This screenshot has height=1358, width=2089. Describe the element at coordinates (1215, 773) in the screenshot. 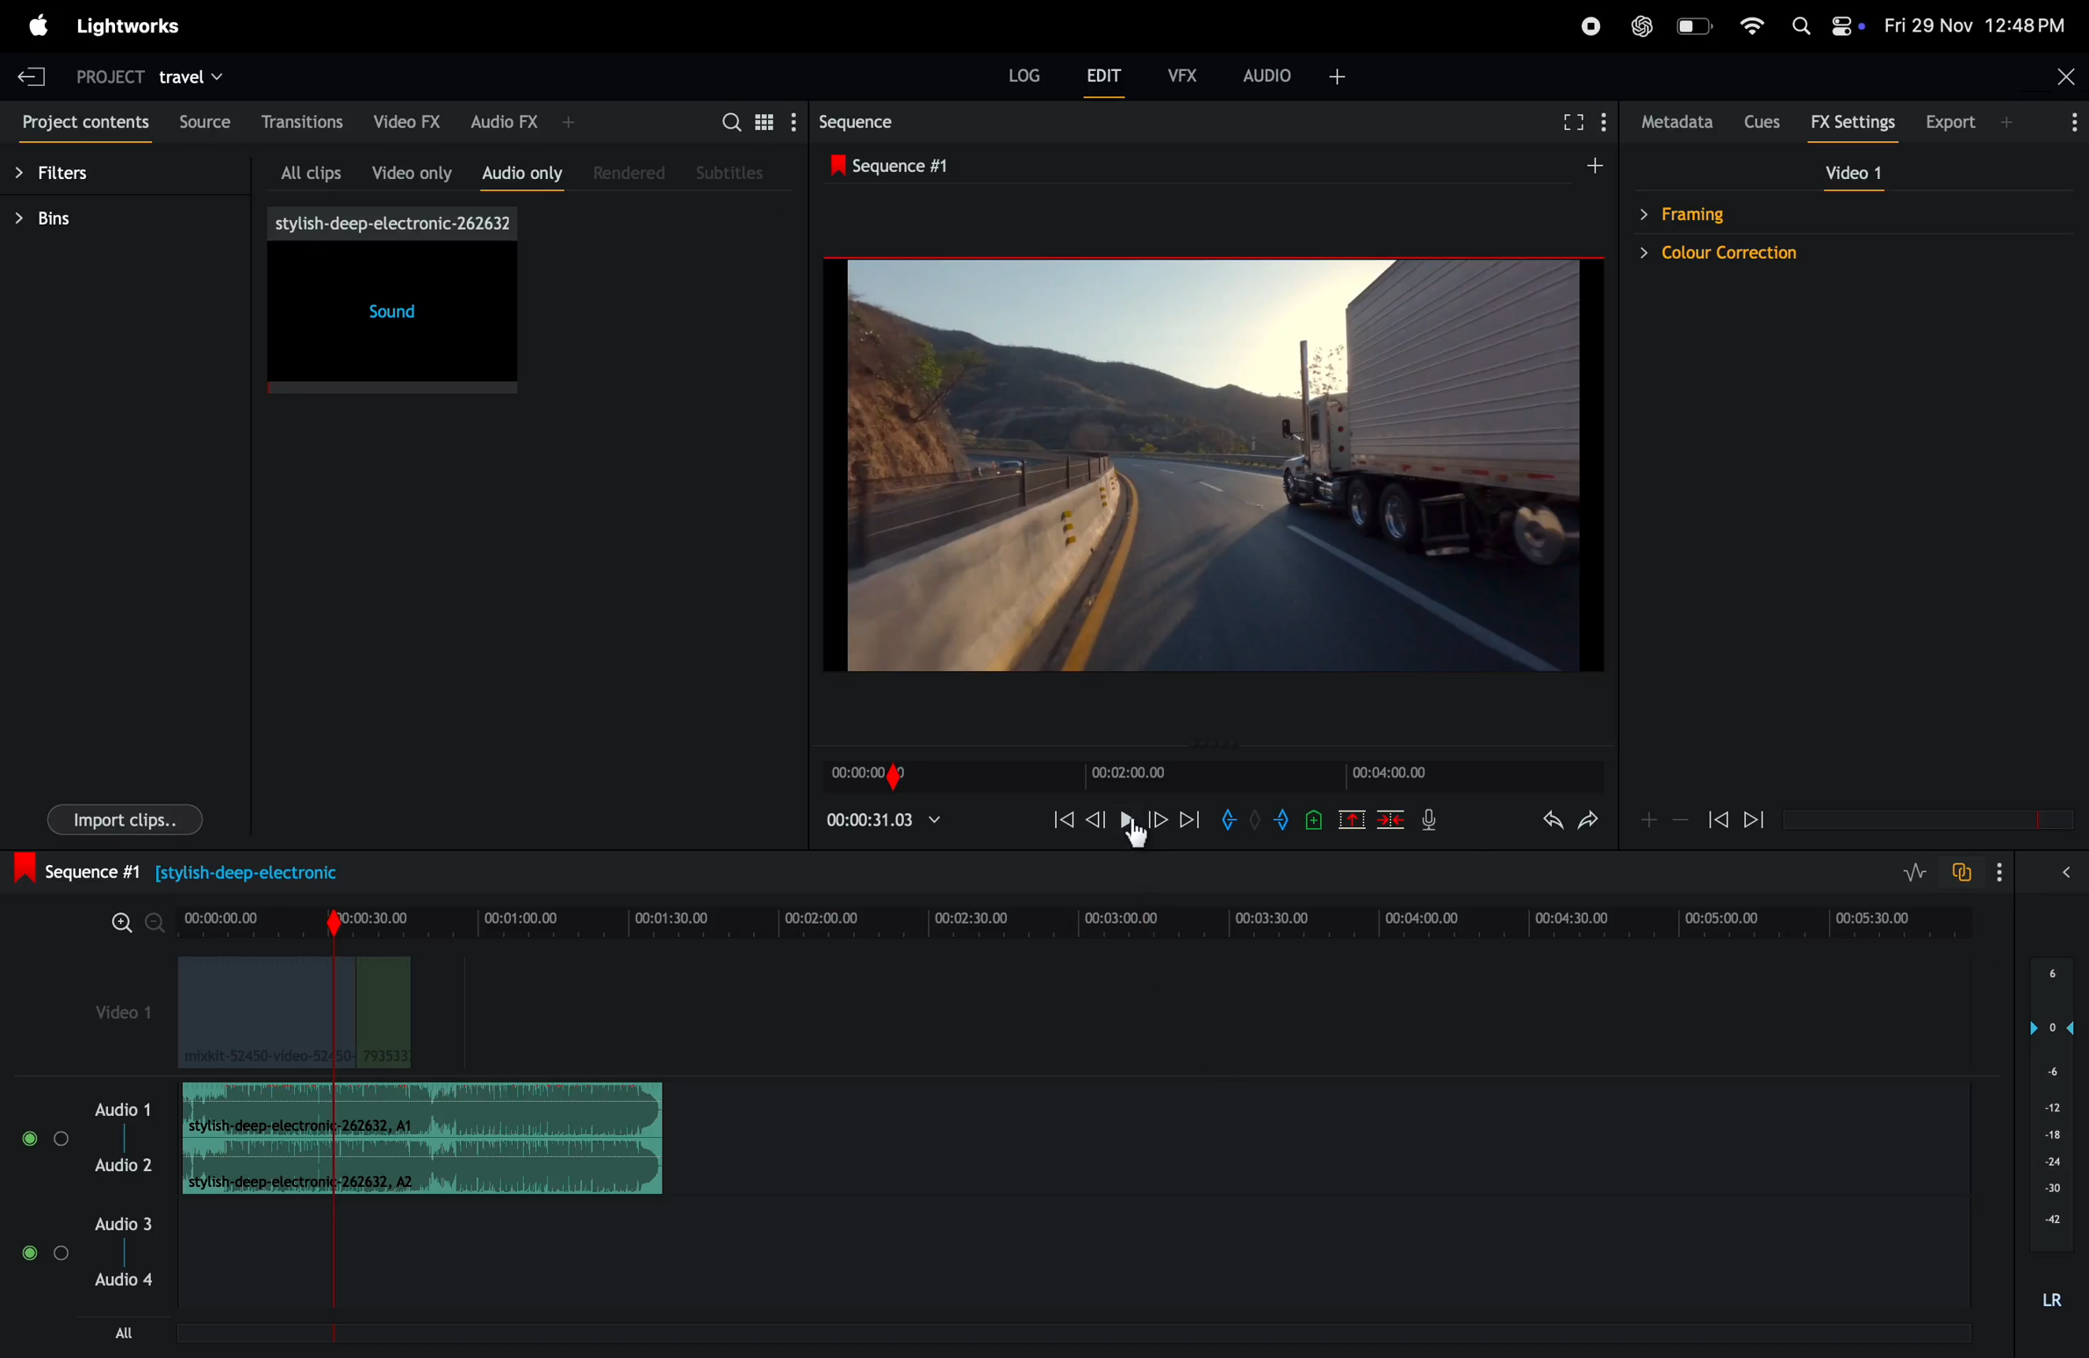

I see `time frame` at that location.